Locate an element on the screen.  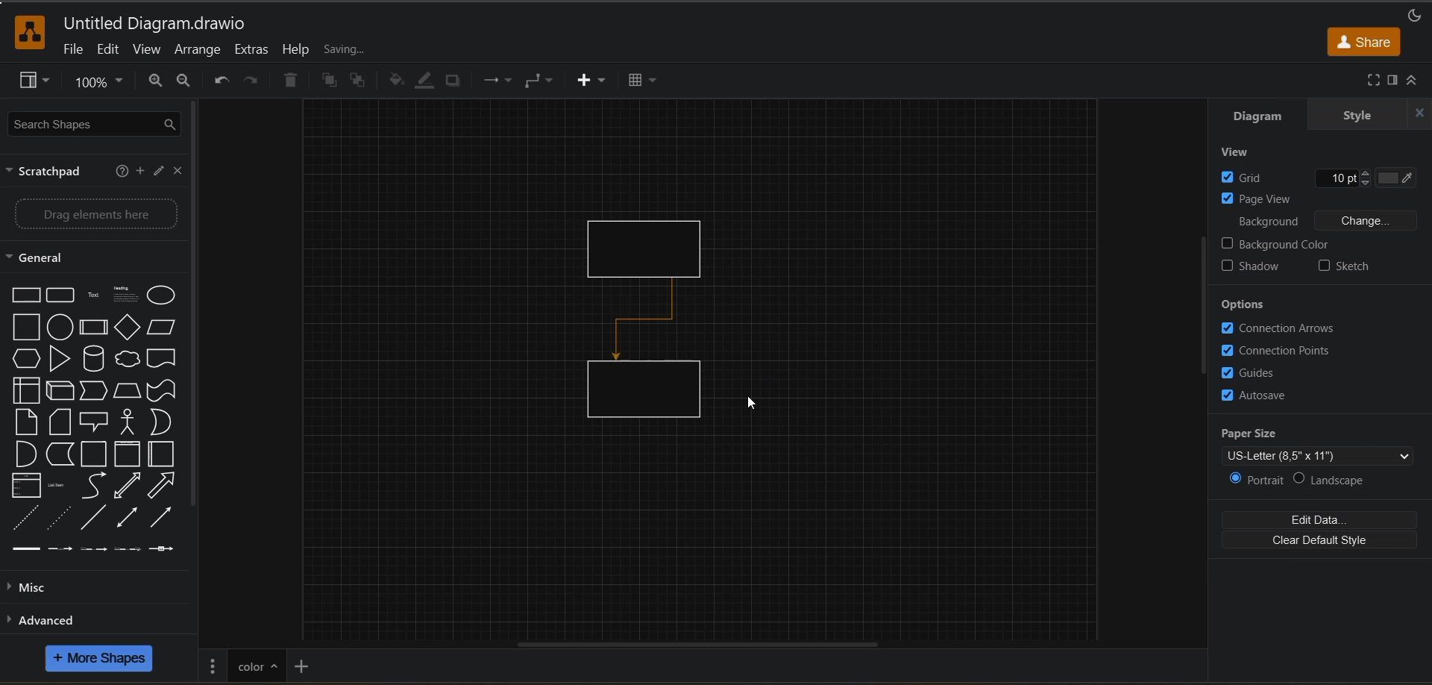
page title is located at coordinates (256, 664).